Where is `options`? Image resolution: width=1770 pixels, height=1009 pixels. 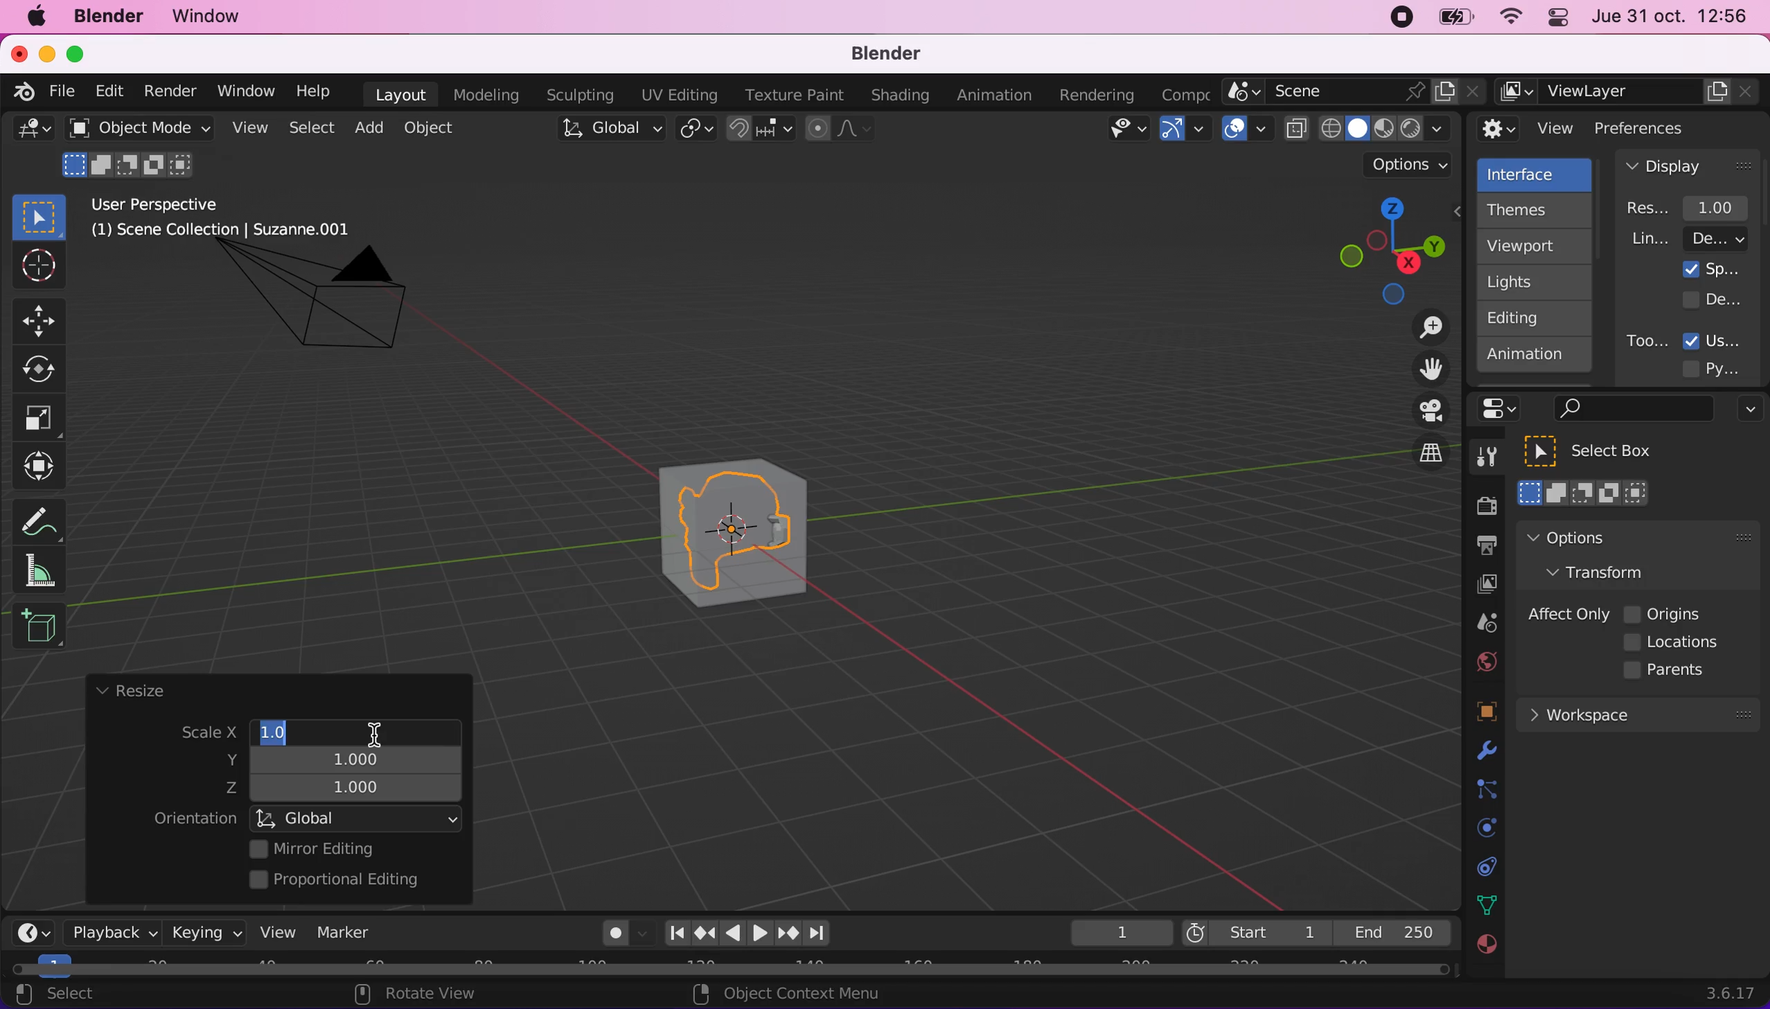 options is located at coordinates (1410, 165).